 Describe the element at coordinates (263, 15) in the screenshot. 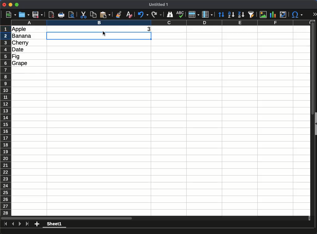

I see `image` at that location.